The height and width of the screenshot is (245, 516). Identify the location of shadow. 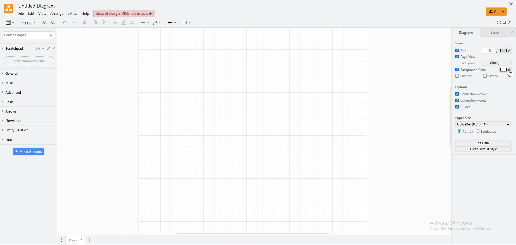
(133, 23).